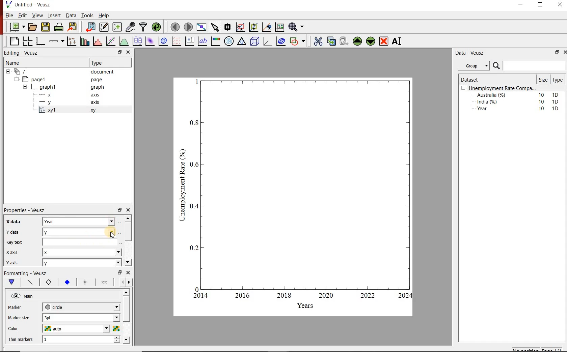 The height and width of the screenshot is (352, 567). I want to click on select the items, so click(216, 26).